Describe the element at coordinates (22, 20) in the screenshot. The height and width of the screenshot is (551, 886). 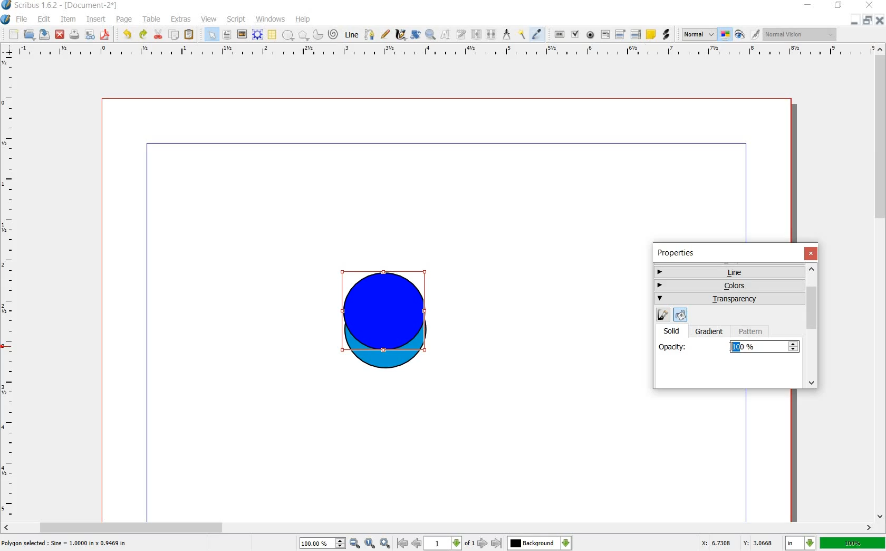
I see `file` at that location.